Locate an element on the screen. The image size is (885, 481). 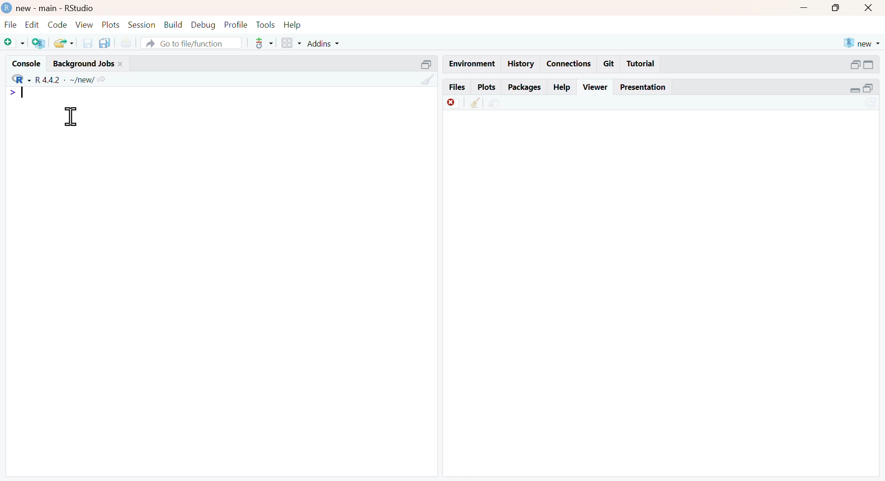
open in separate window is located at coordinates (427, 65).